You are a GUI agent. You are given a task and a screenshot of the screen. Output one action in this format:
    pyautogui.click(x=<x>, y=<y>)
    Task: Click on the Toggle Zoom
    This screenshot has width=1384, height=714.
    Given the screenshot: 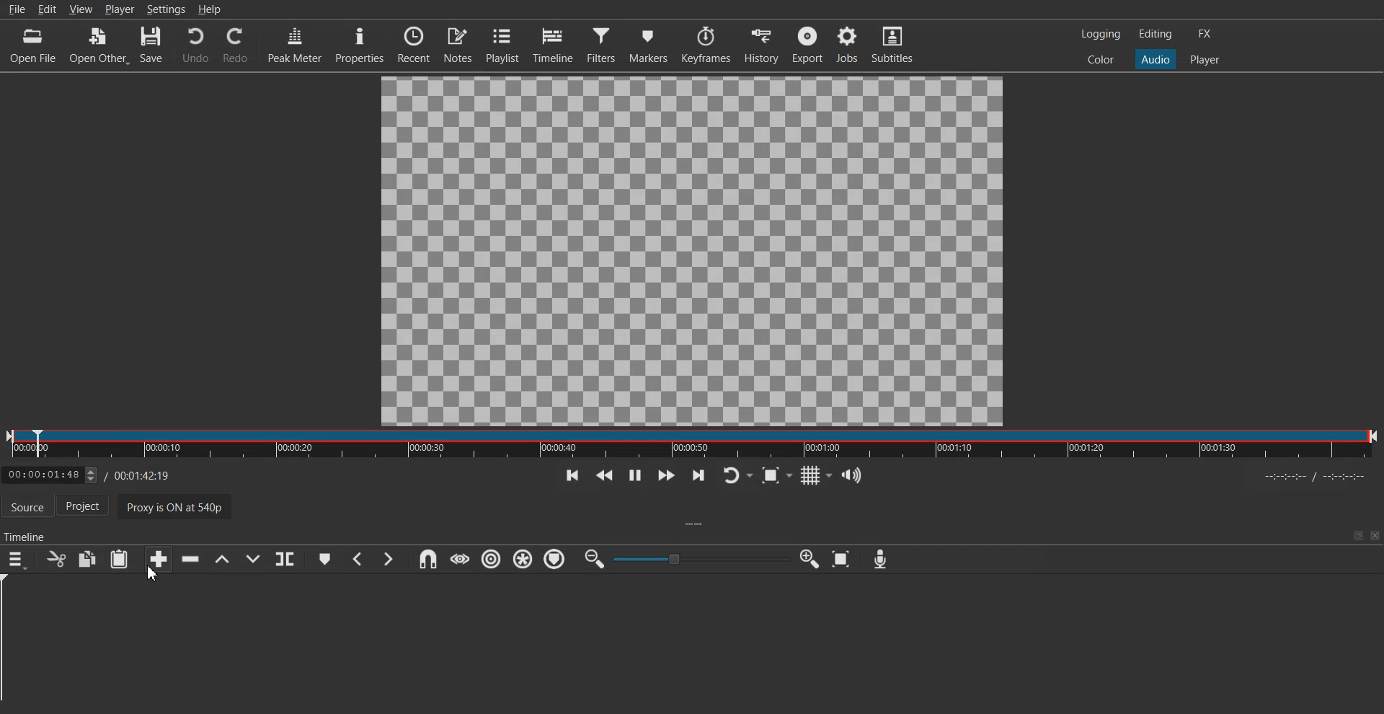 What is the action you would take?
    pyautogui.click(x=778, y=476)
    